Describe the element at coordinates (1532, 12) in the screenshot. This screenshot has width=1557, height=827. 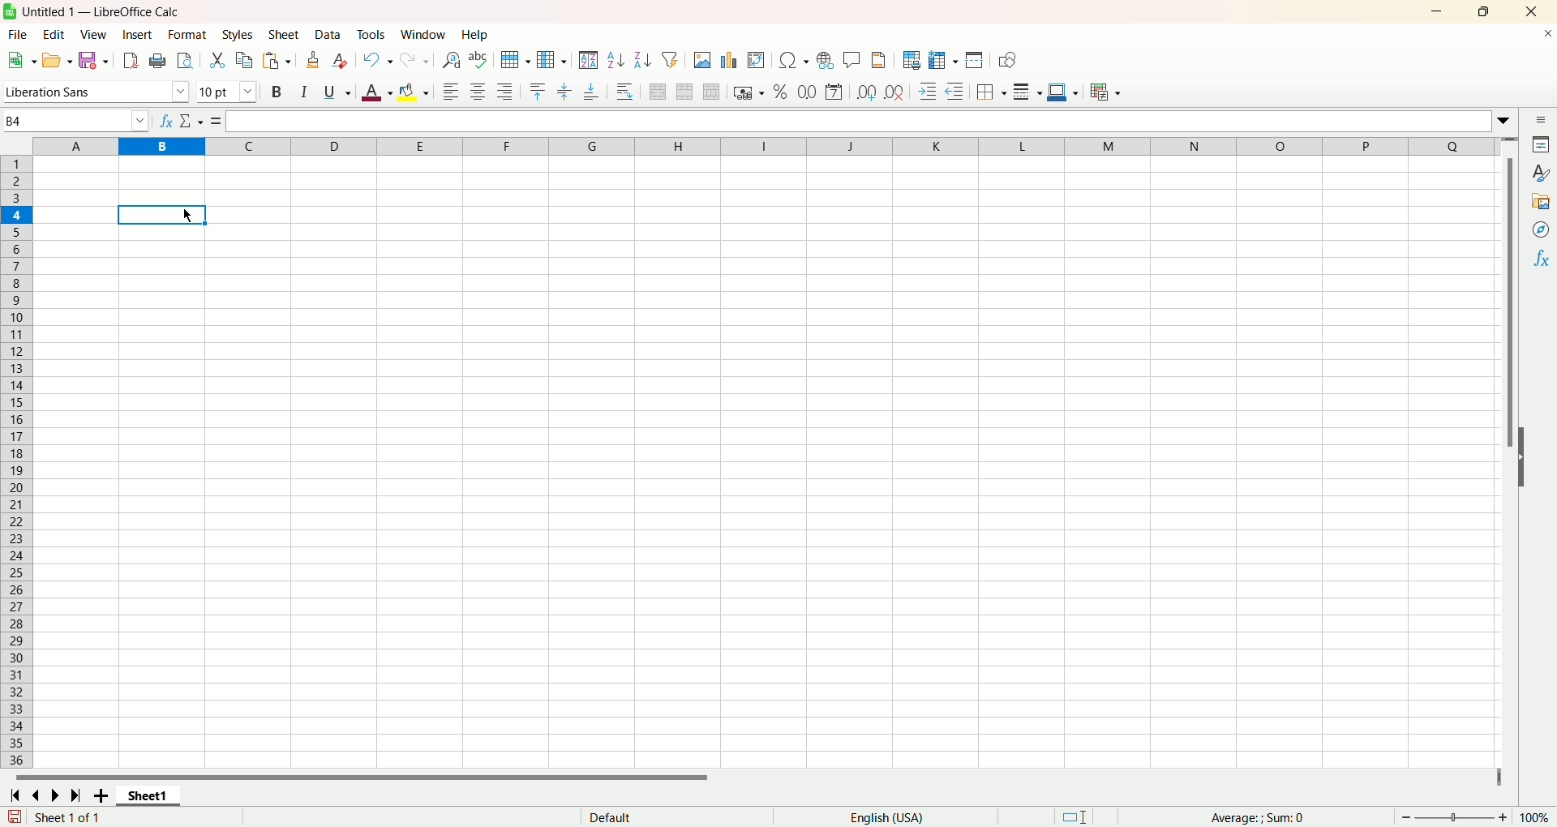
I see `close` at that location.